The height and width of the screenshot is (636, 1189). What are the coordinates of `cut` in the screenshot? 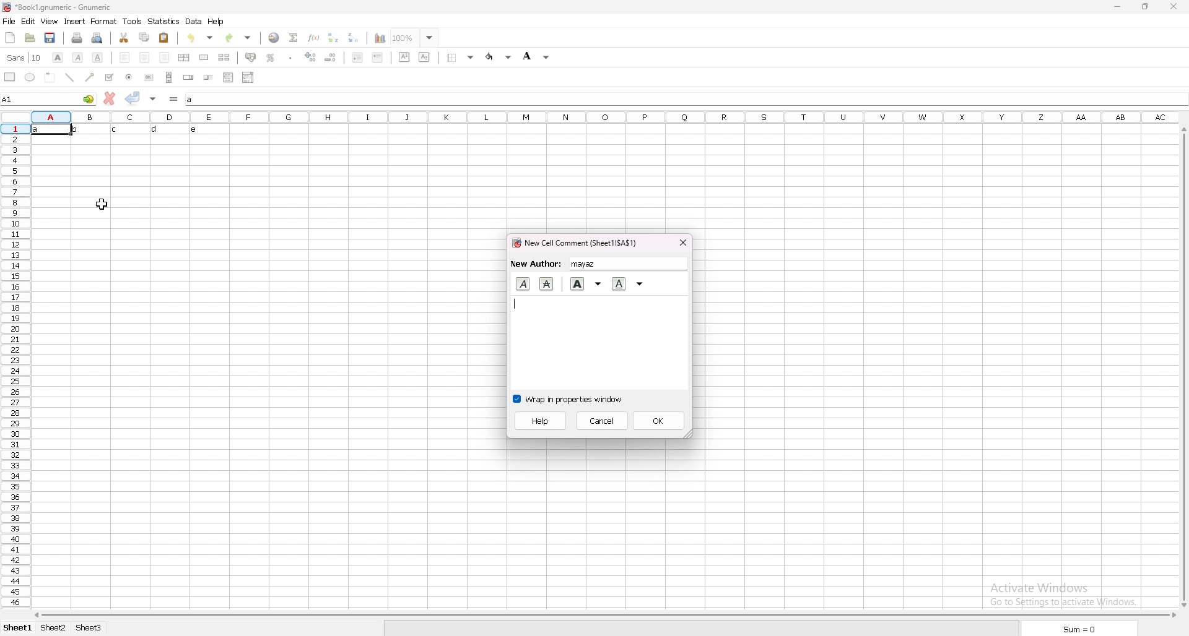 It's located at (124, 37).